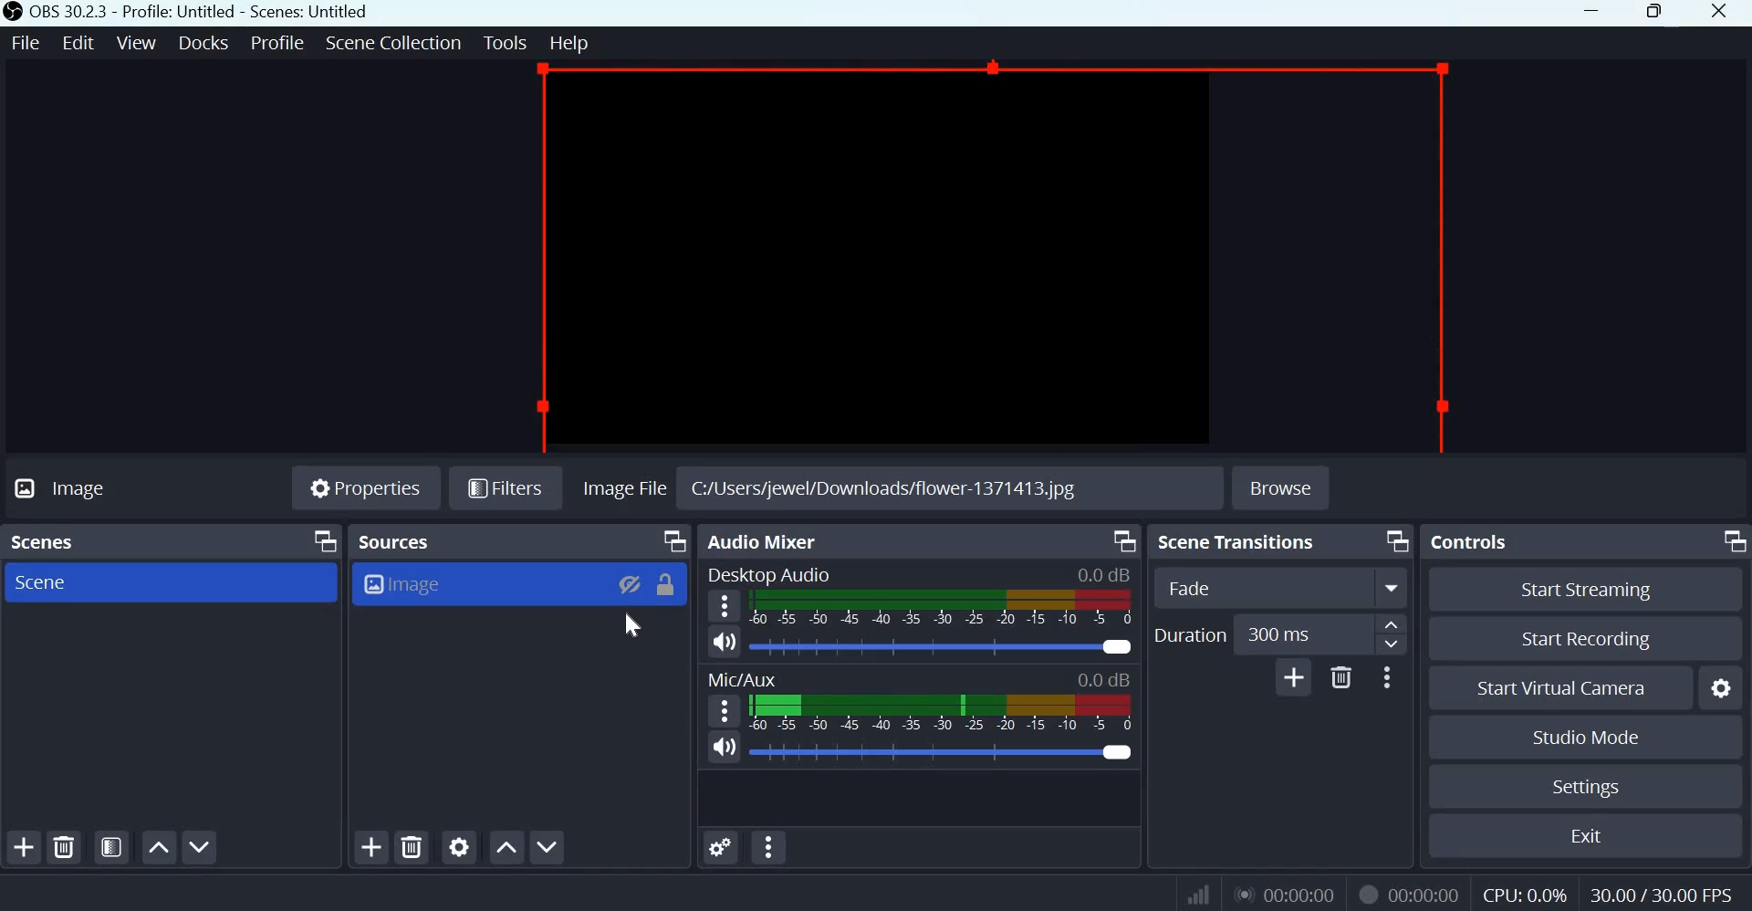 The image size is (1752, 911). What do you see at coordinates (276, 41) in the screenshot?
I see `Profile` at bounding box center [276, 41].